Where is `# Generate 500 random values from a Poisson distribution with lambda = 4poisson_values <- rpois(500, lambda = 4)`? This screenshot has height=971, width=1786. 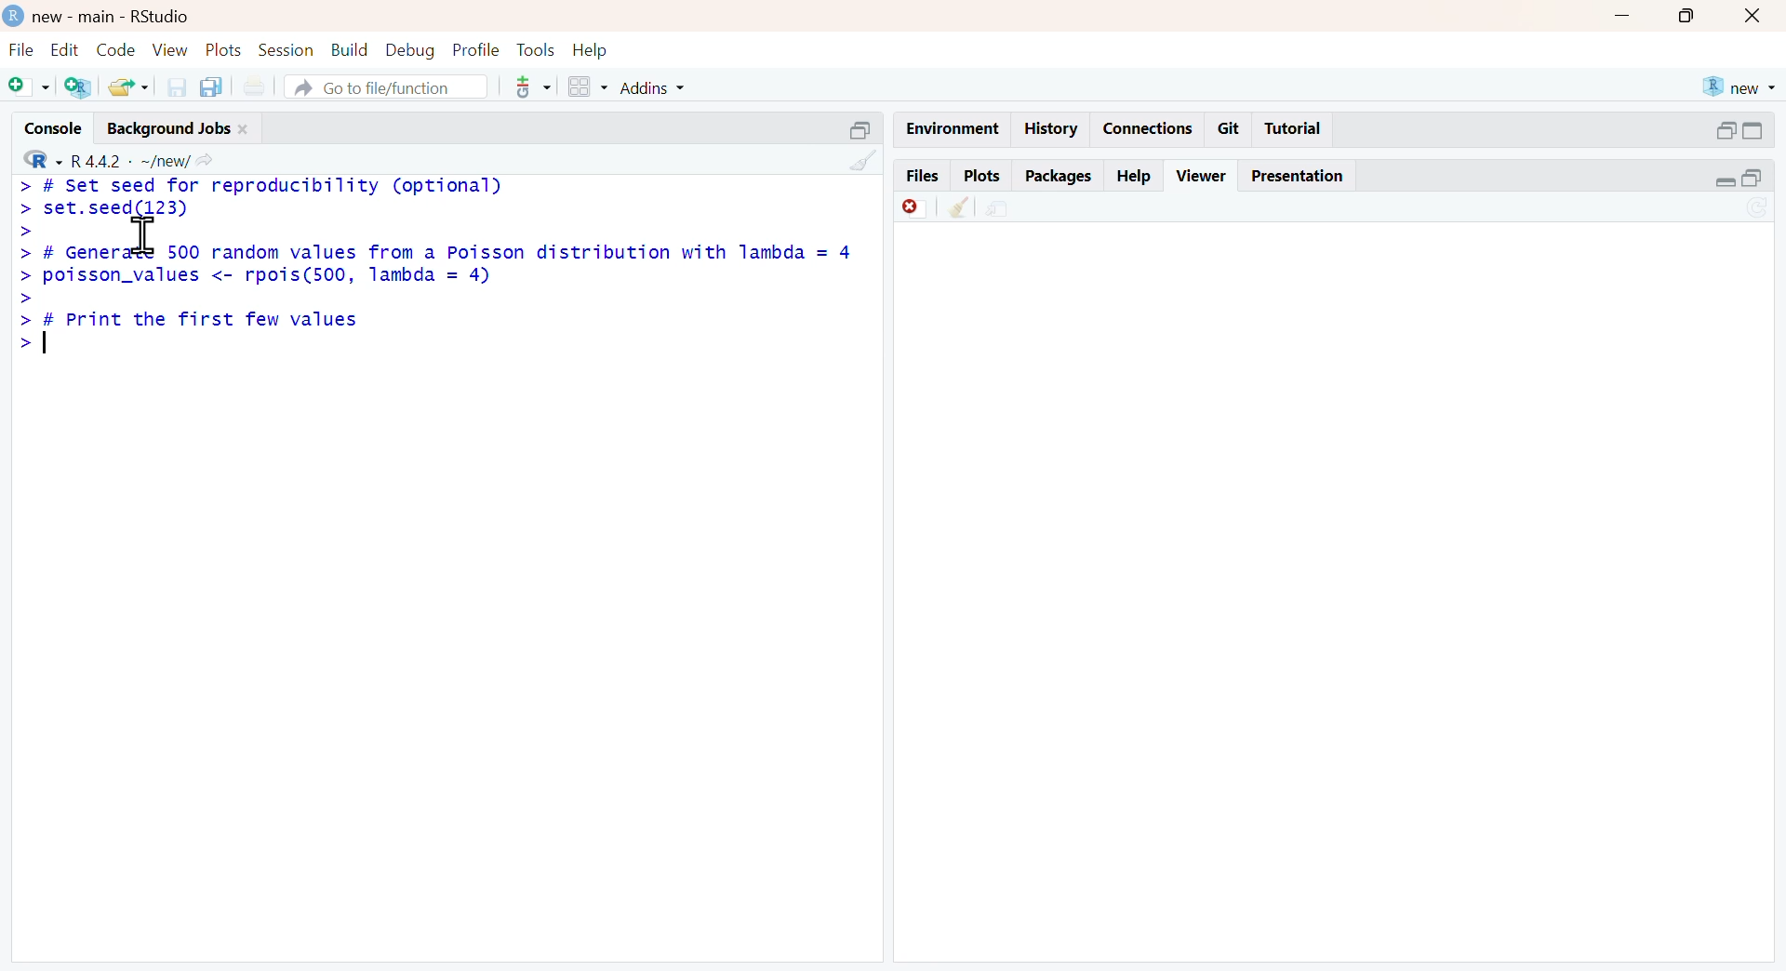 # Generate 500 random values from a Poisson distribution with lambda = 4poisson_values <- rpois(500, lambda = 4) is located at coordinates (446, 266).